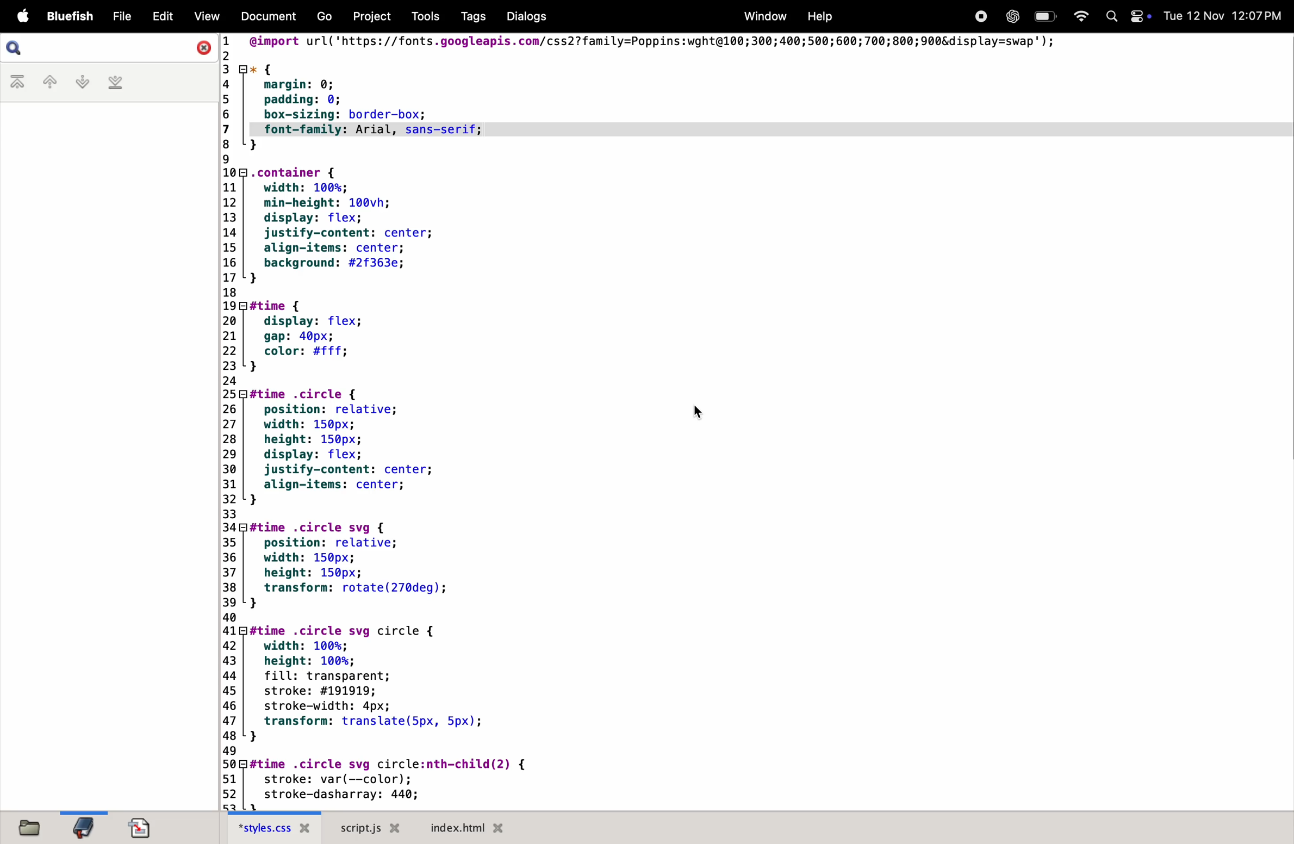 This screenshot has height=844, width=1294. I want to click on go, so click(325, 17).